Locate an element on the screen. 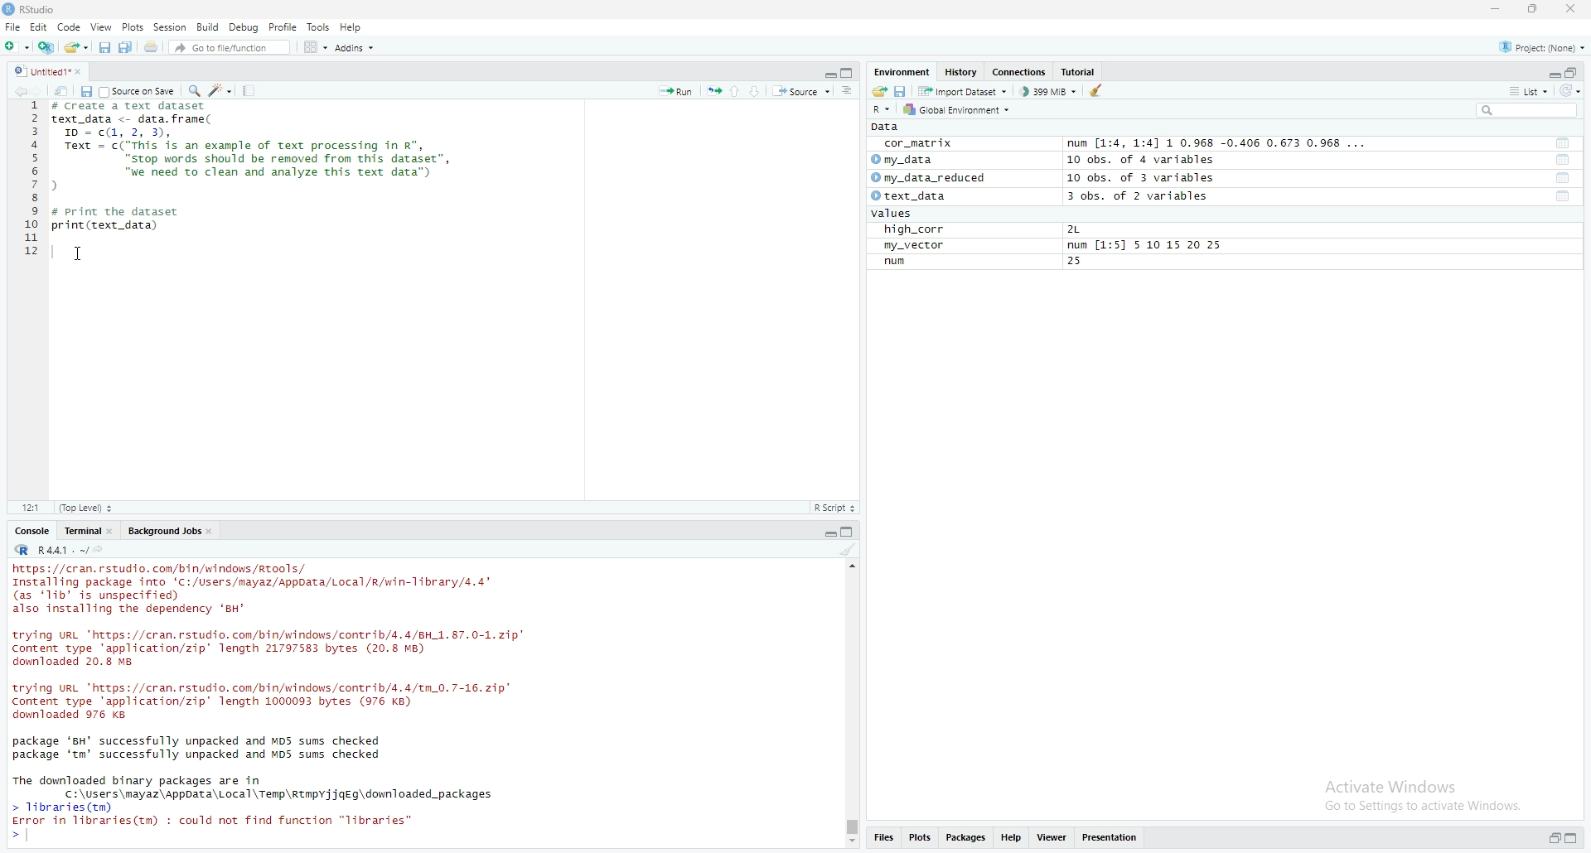 The width and height of the screenshot is (1591, 853). show in new window is located at coordinates (62, 91).